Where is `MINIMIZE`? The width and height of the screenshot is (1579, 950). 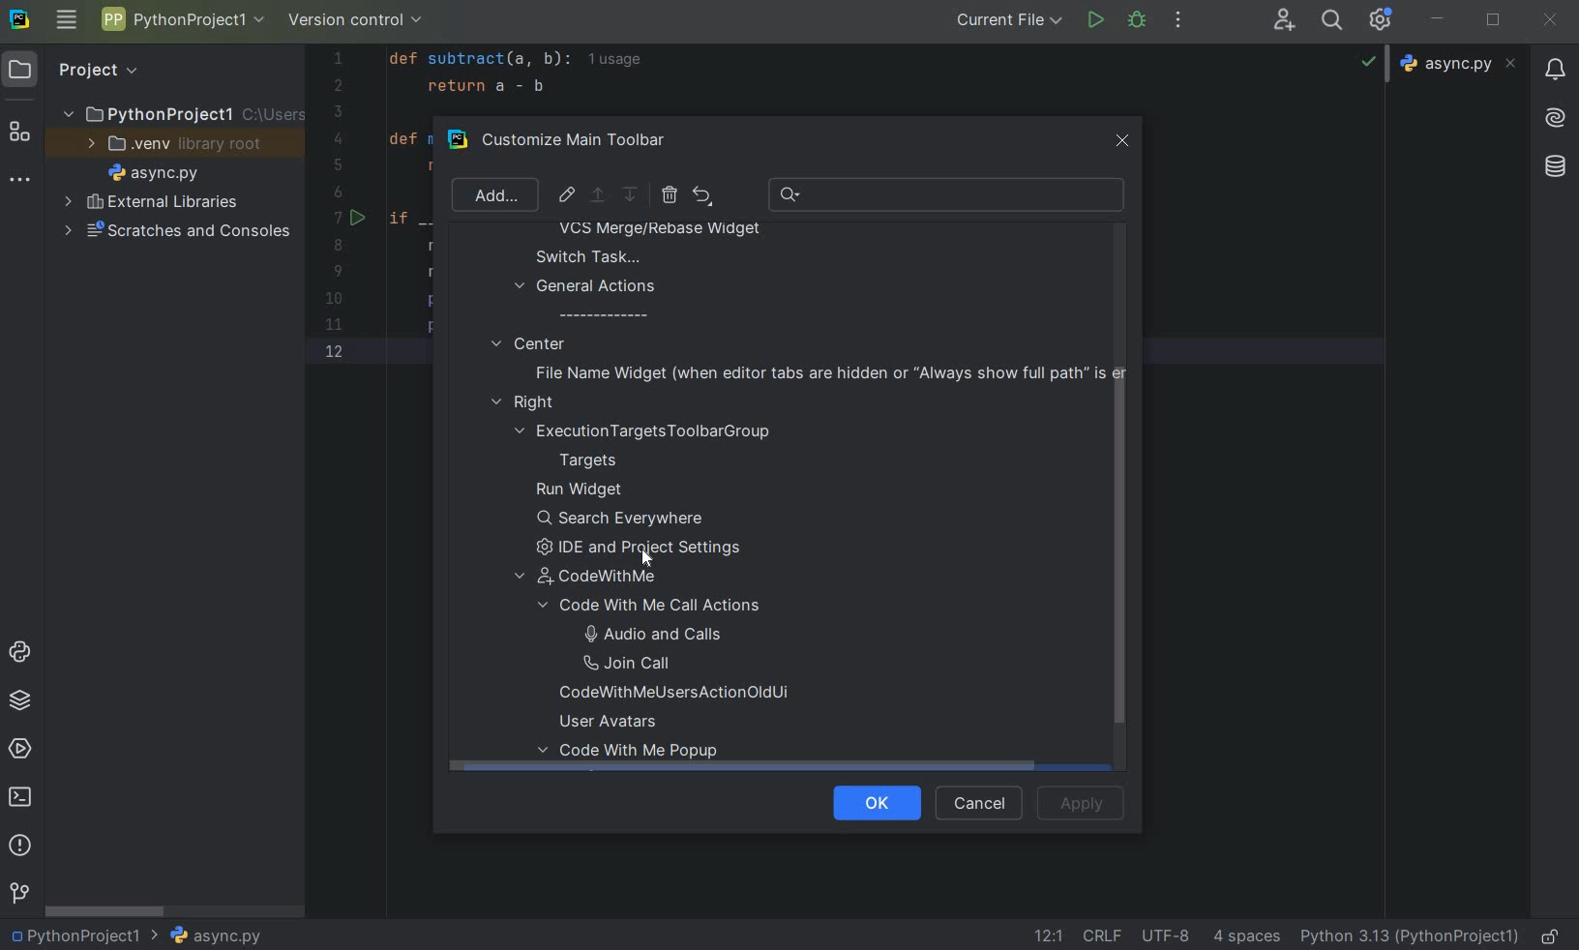
MINIMIZE is located at coordinates (1439, 20).